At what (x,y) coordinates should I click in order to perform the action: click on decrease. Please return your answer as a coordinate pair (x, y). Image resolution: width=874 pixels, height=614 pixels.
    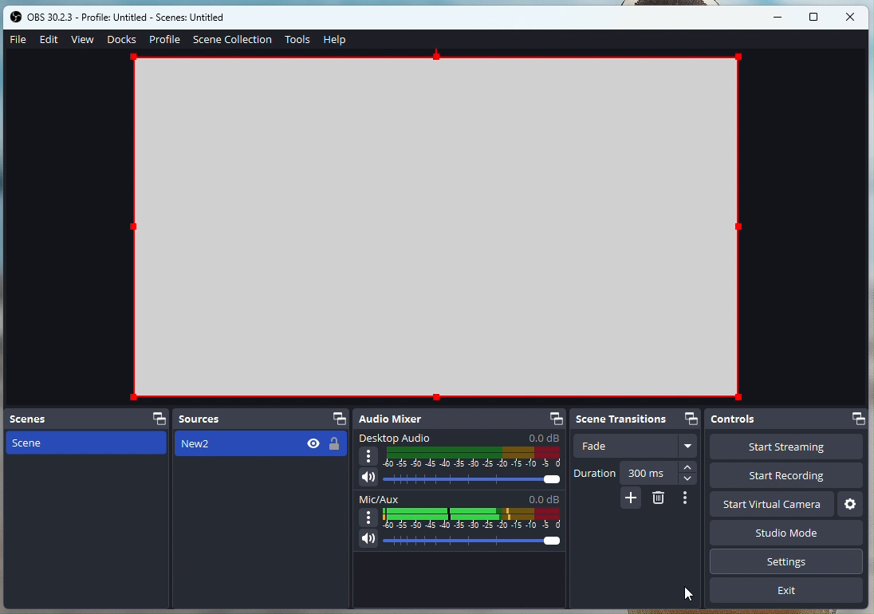
    Looking at the image, I should click on (687, 479).